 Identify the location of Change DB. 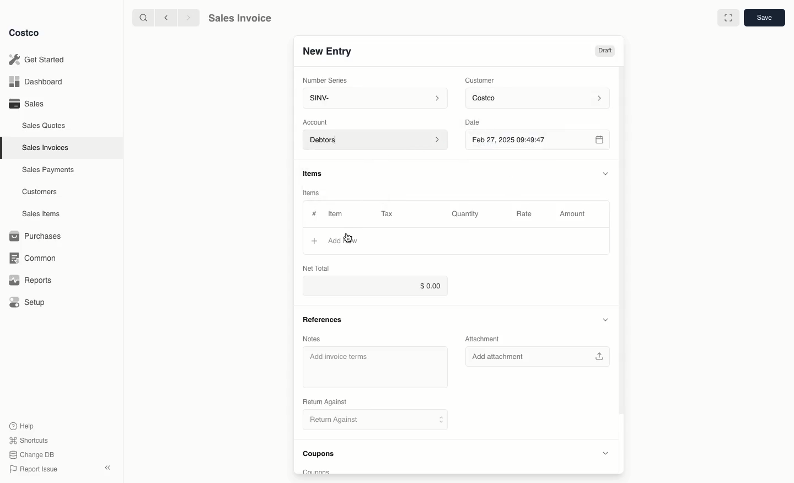
(33, 453).